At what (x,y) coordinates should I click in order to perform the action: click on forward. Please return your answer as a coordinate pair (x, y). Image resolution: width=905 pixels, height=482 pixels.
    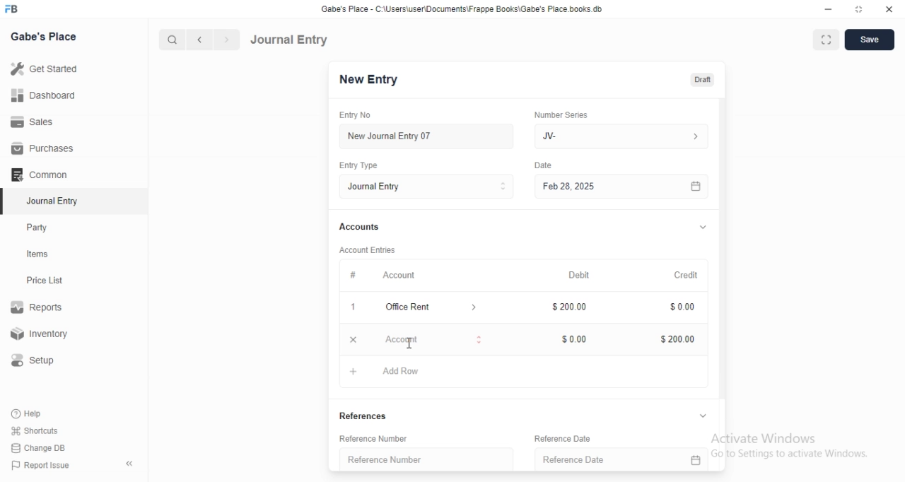
    Looking at the image, I should click on (228, 40).